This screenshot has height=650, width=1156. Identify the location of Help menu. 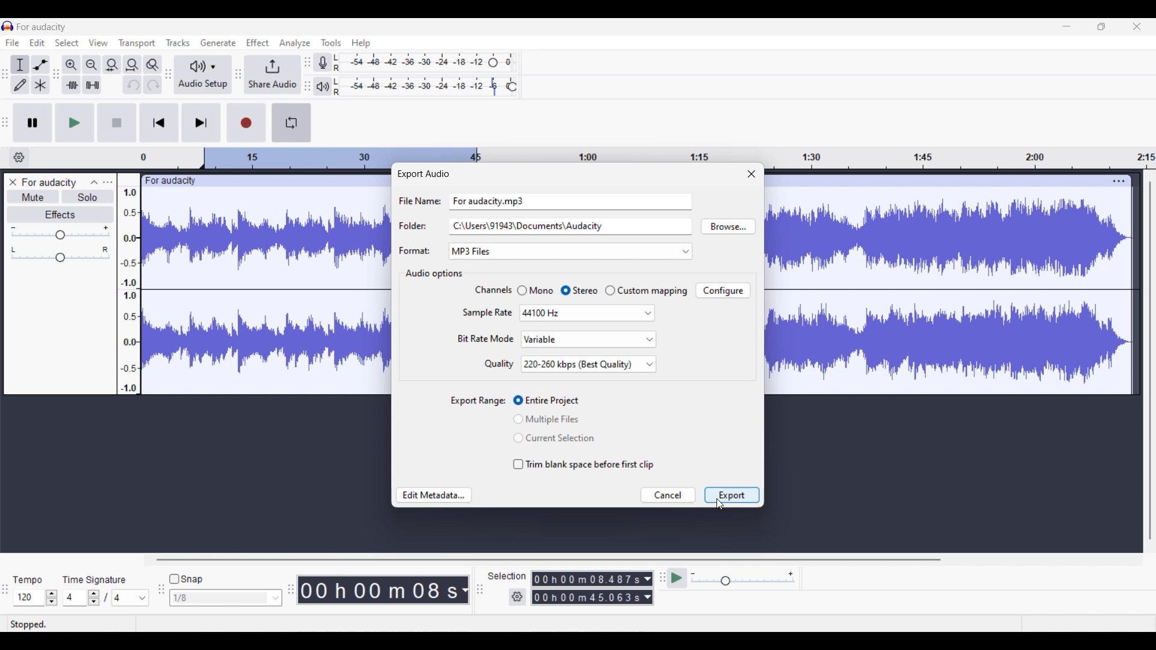
(361, 44).